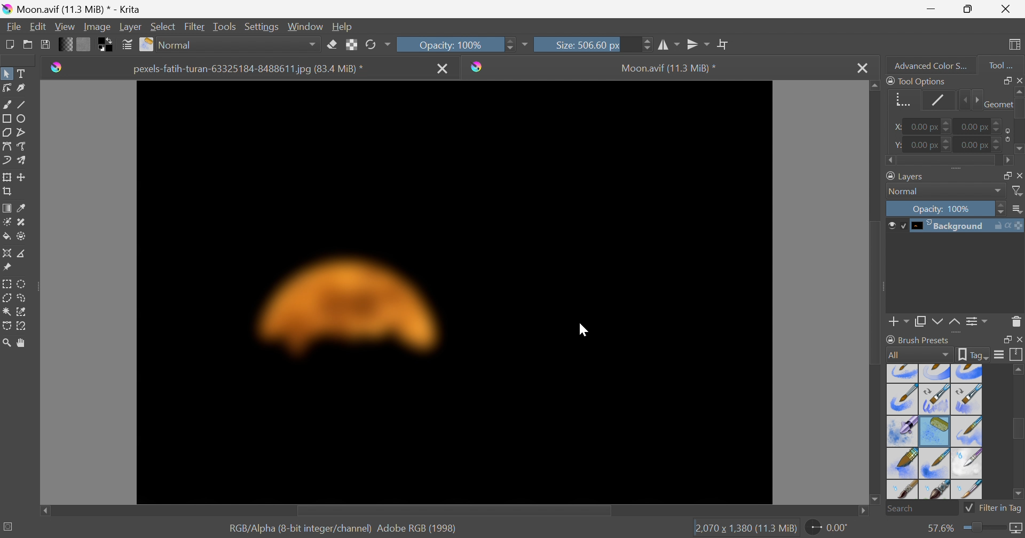 This screenshot has width=1025, height=538. I want to click on Restore down, so click(968, 9).